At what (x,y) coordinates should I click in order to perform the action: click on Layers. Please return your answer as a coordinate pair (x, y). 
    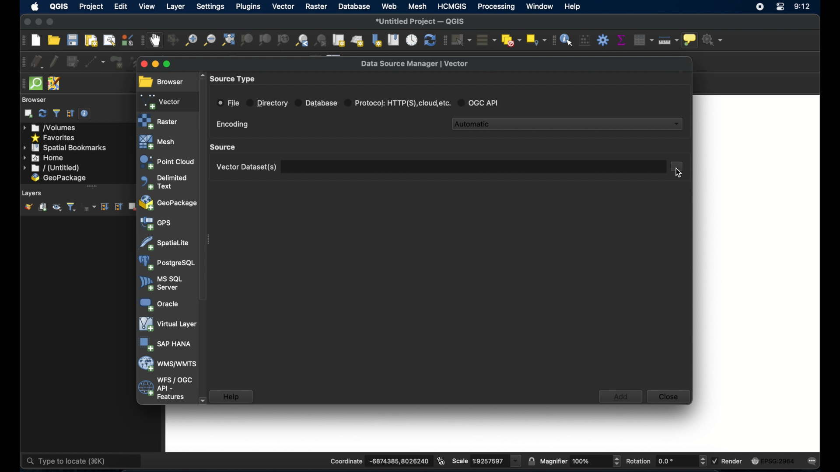
    Looking at the image, I should click on (30, 193).